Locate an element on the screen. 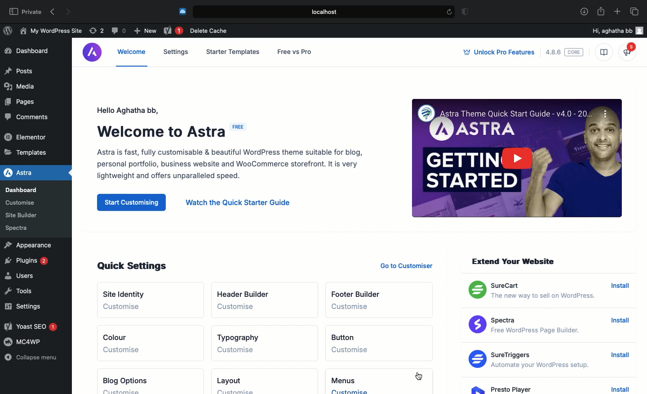  Forward is located at coordinates (70, 12).